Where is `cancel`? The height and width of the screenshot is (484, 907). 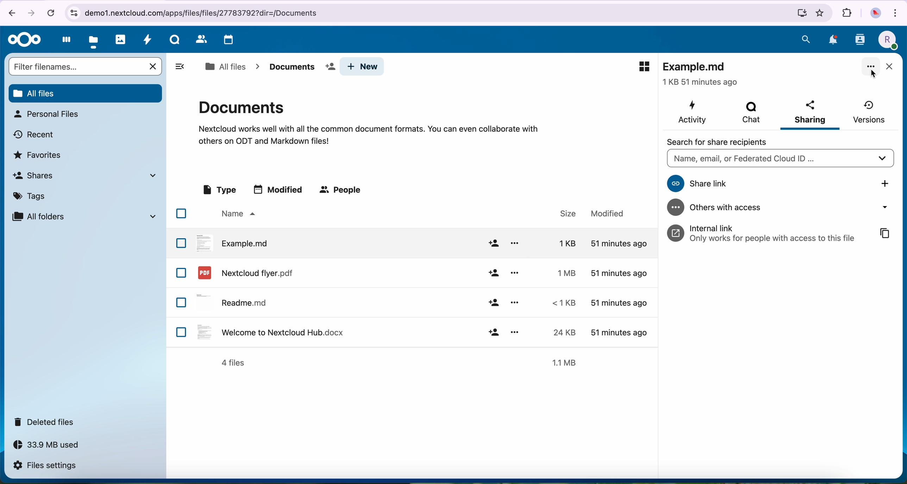 cancel is located at coordinates (154, 67).